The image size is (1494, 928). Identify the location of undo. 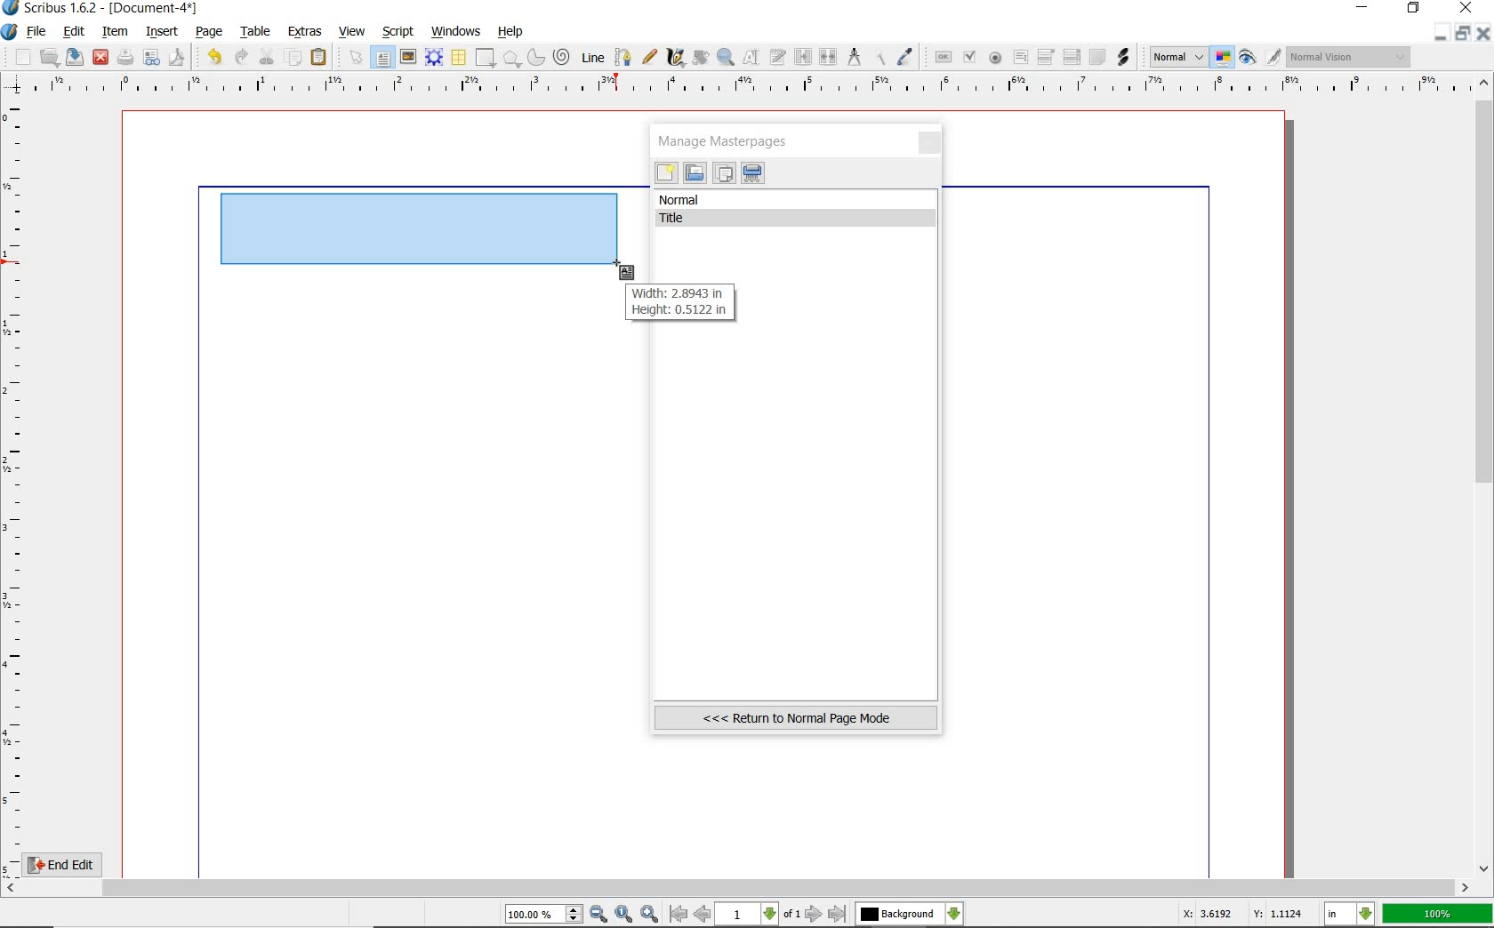
(211, 55).